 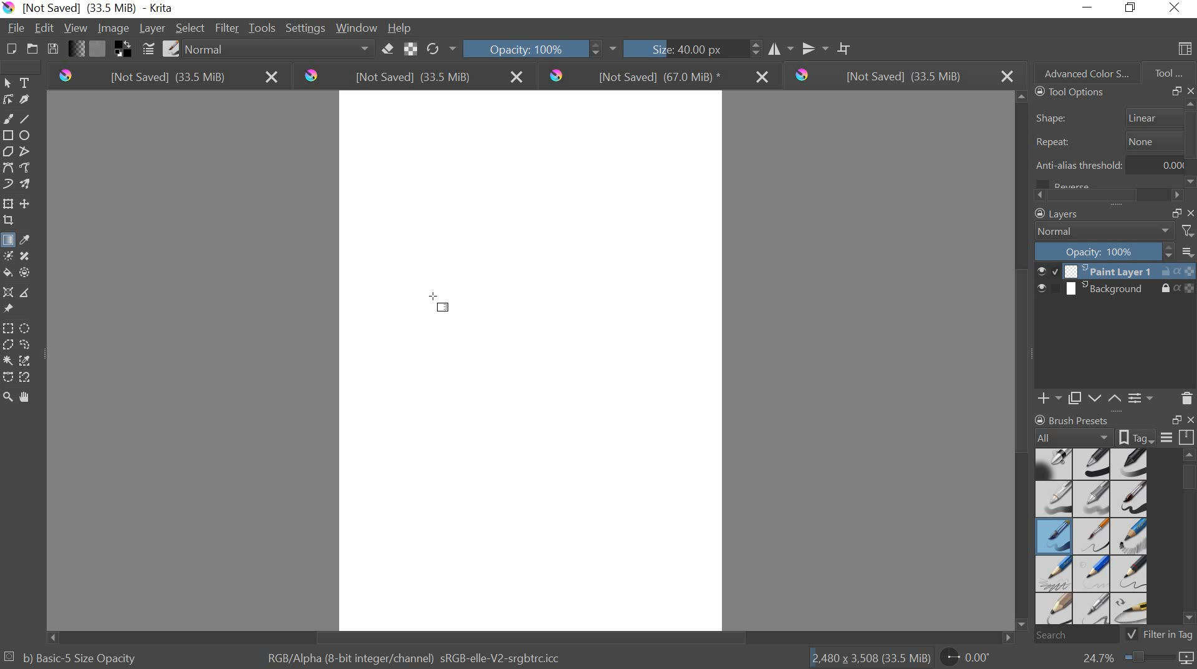 I want to click on EDIT, so click(x=47, y=27).